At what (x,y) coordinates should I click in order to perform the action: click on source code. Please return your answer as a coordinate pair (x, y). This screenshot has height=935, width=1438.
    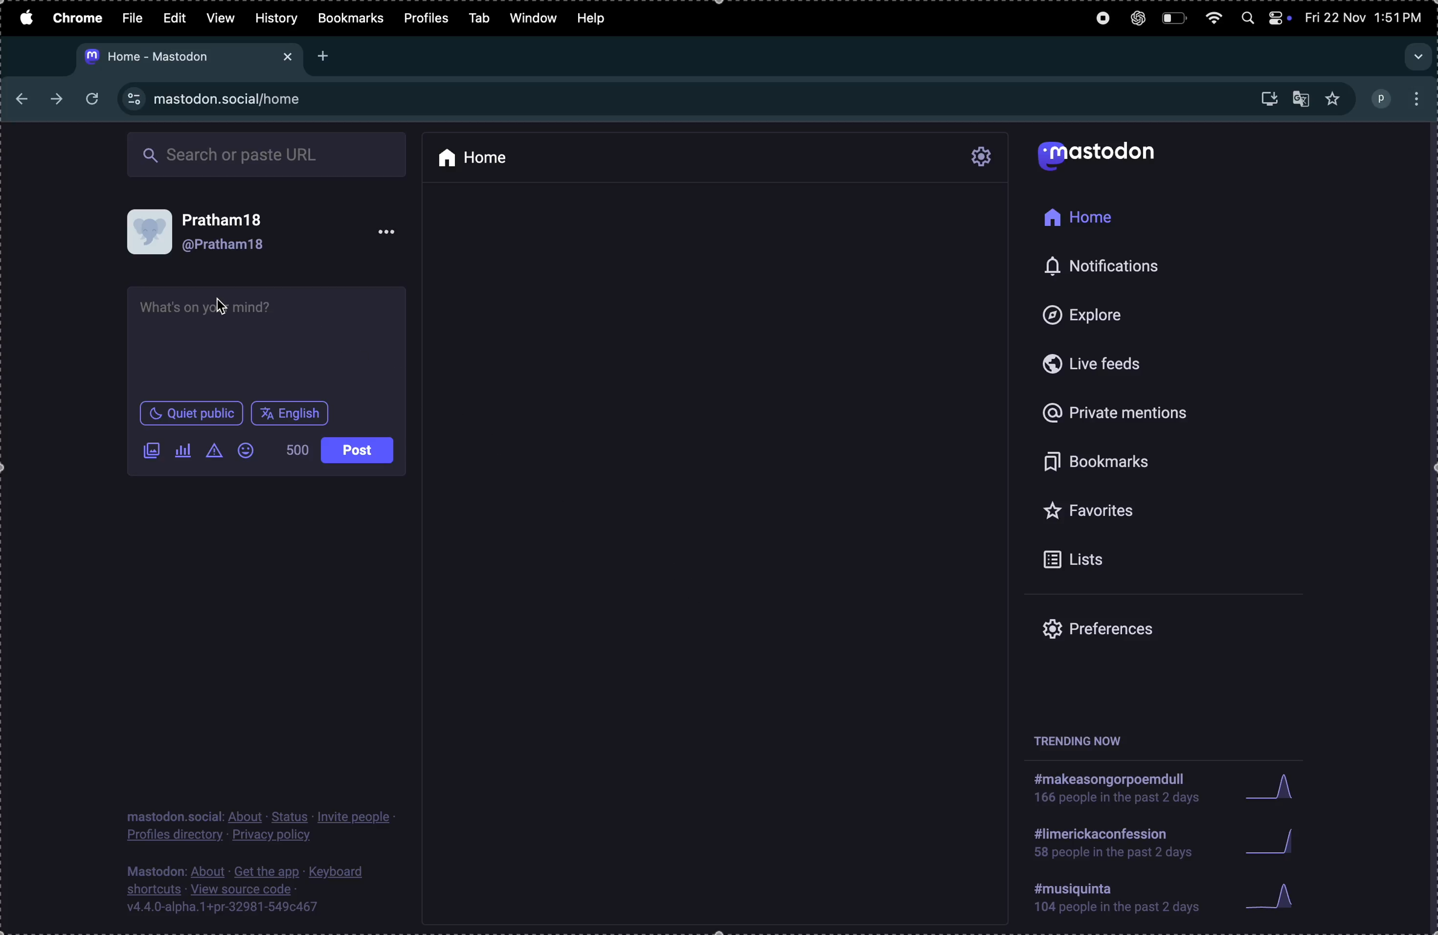
    Looking at the image, I should click on (240, 890).